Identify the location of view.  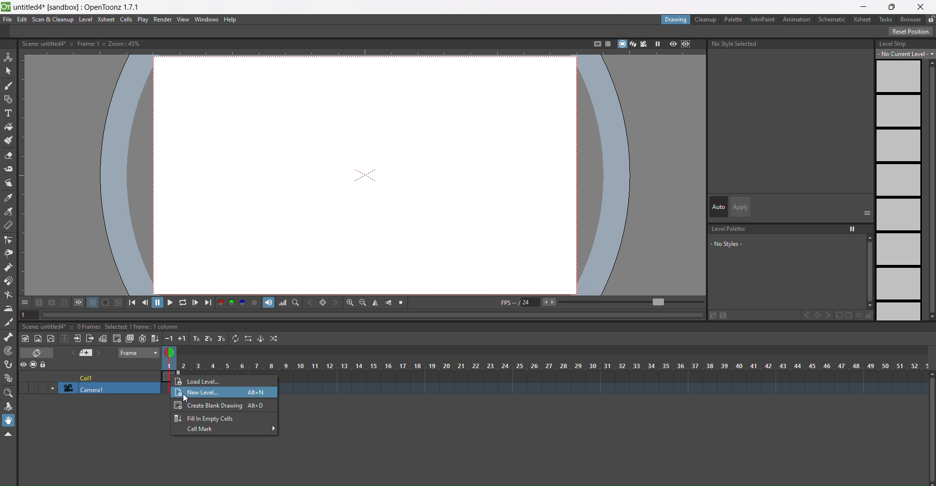
(172, 354).